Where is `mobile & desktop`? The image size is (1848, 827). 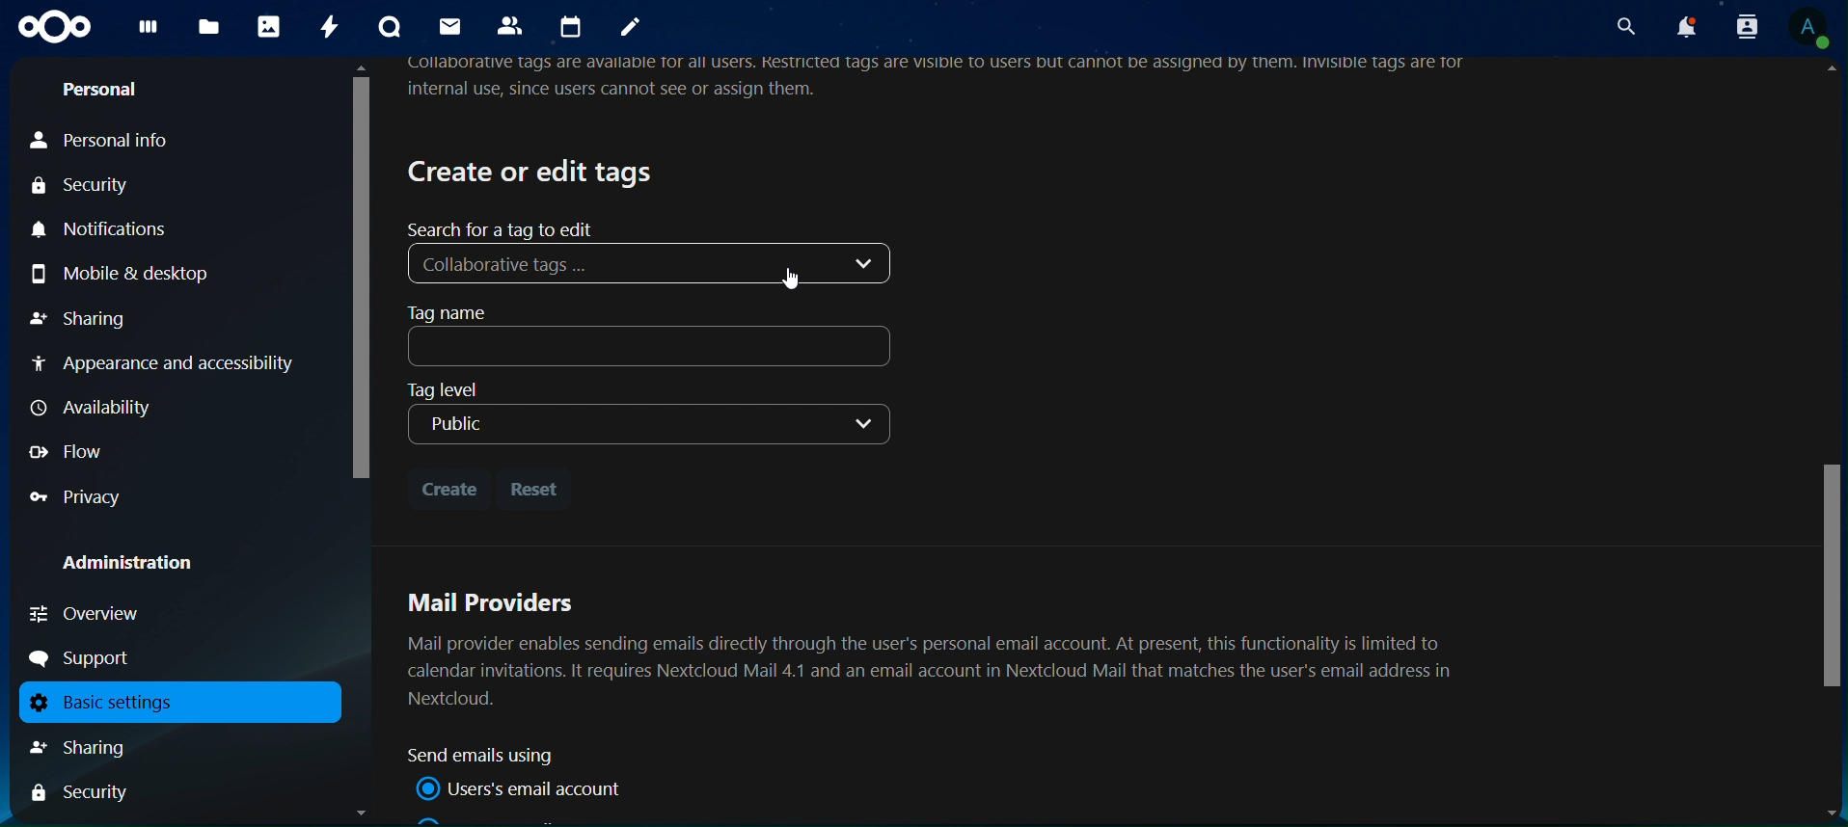 mobile & desktop is located at coordinates (148, 272).